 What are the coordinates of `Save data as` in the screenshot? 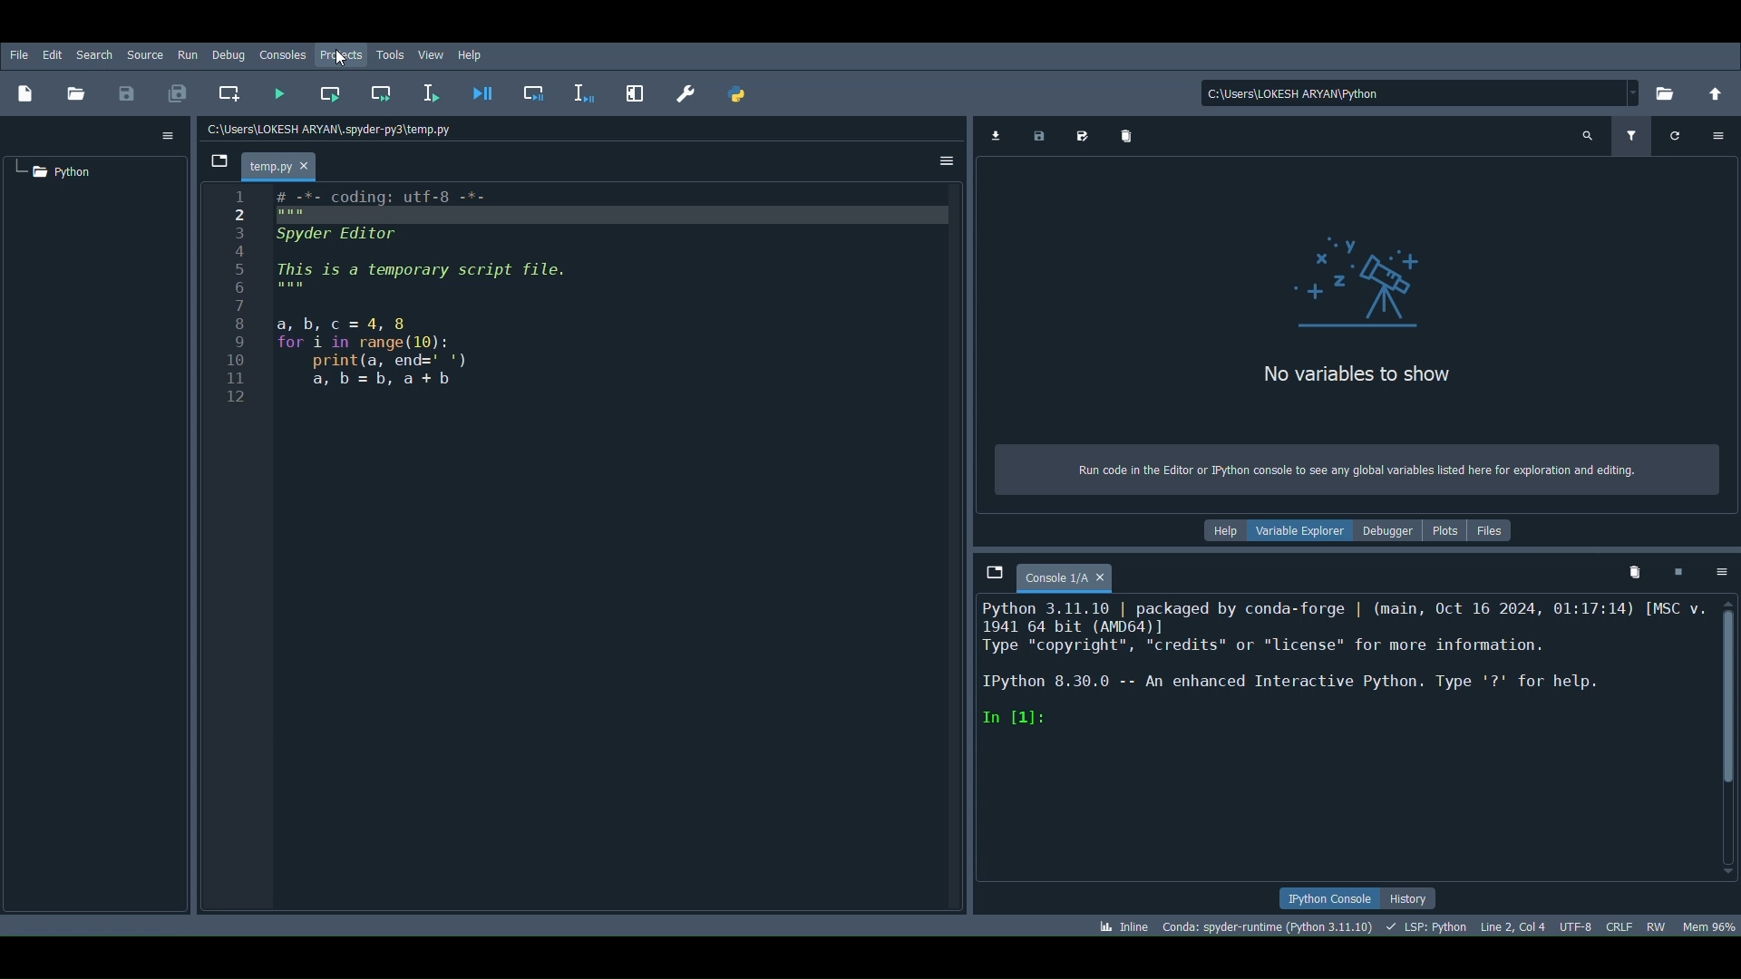 It's located at (1082, 135).